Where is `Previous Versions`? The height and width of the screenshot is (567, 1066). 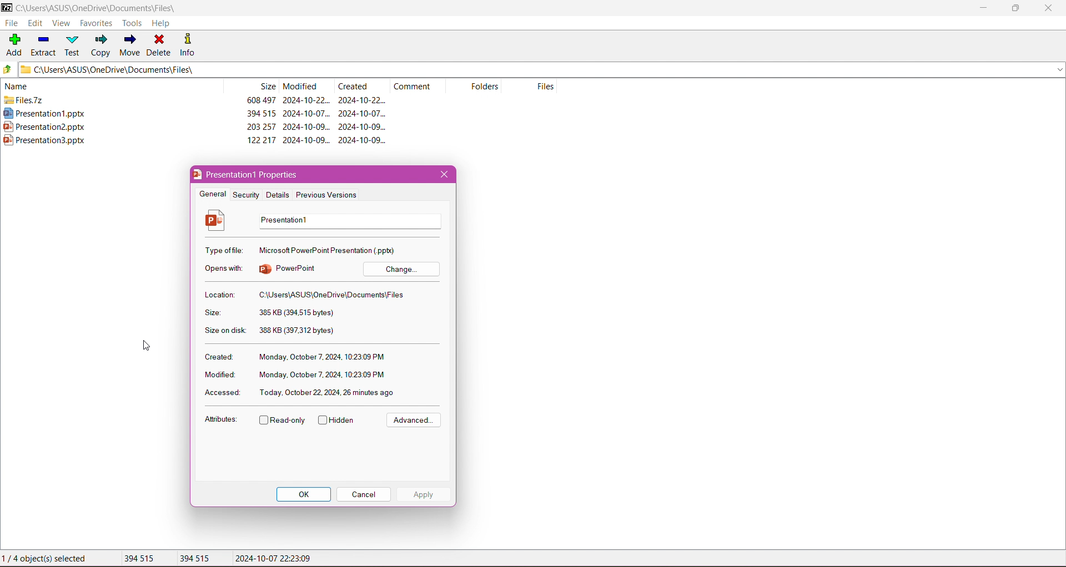
Previous Versions is located at coordinates (333, 195).